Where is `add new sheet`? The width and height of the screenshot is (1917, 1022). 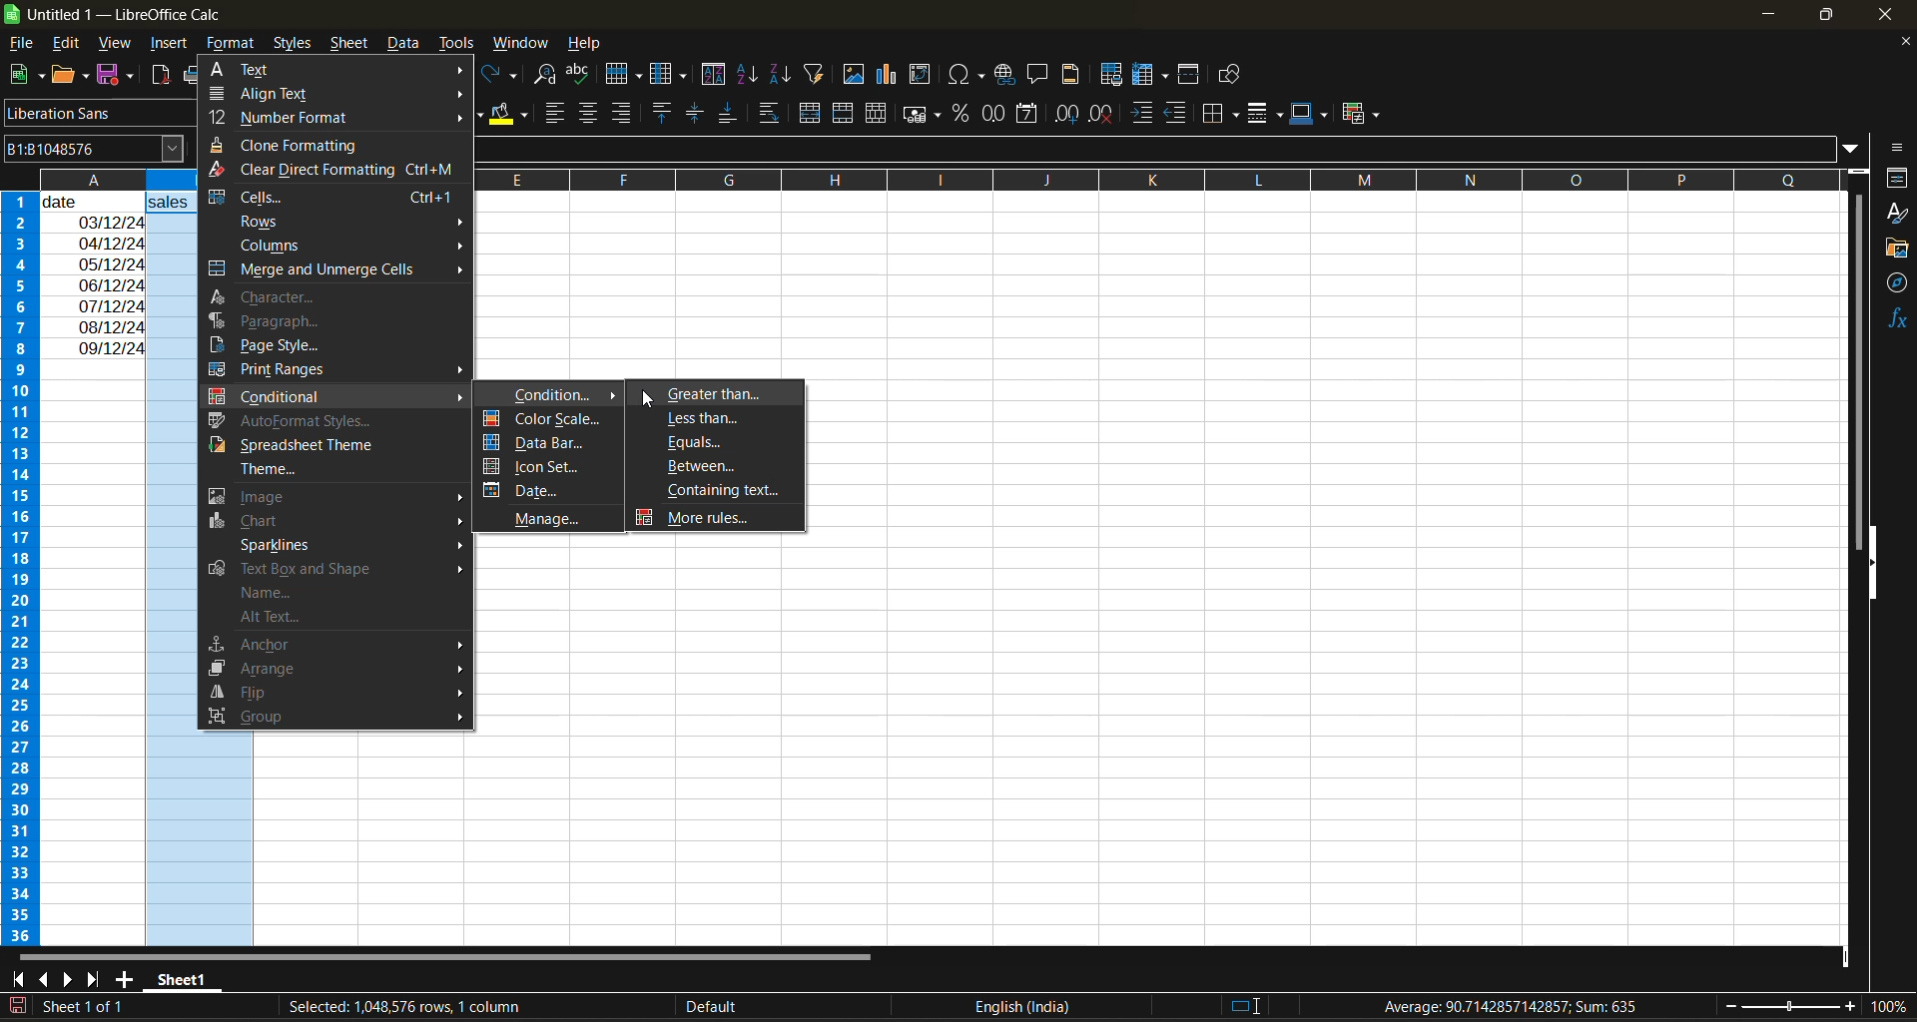
add new sheet is located at coordinates (126, 978).